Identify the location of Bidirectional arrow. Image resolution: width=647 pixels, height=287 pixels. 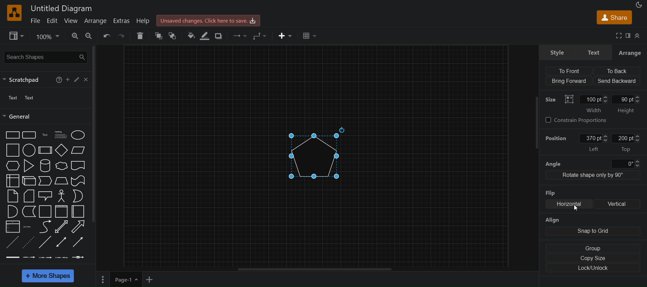
(61, 227).